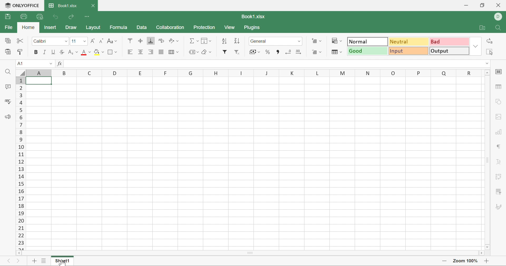  Describe the element at coordinates (45, 41) in the screenshot. I see `Calibri` at that location.